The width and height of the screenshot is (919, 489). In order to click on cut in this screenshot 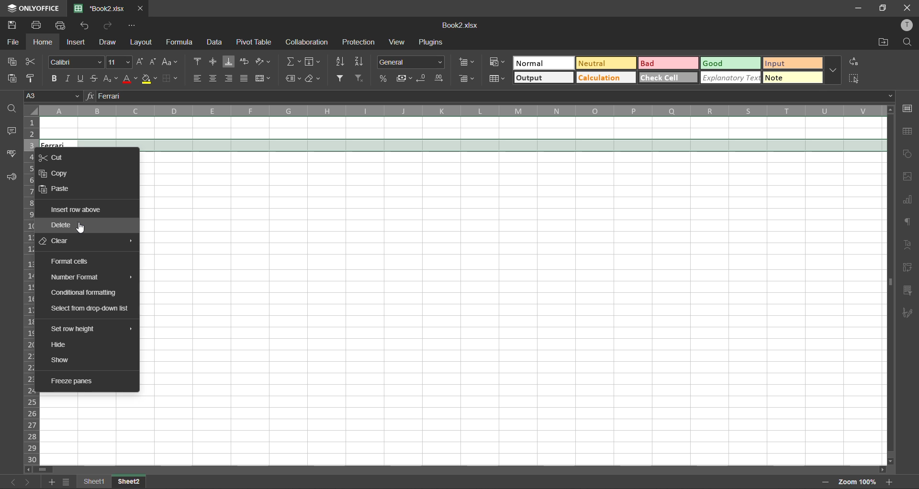, I will do `click(33, 60)`.